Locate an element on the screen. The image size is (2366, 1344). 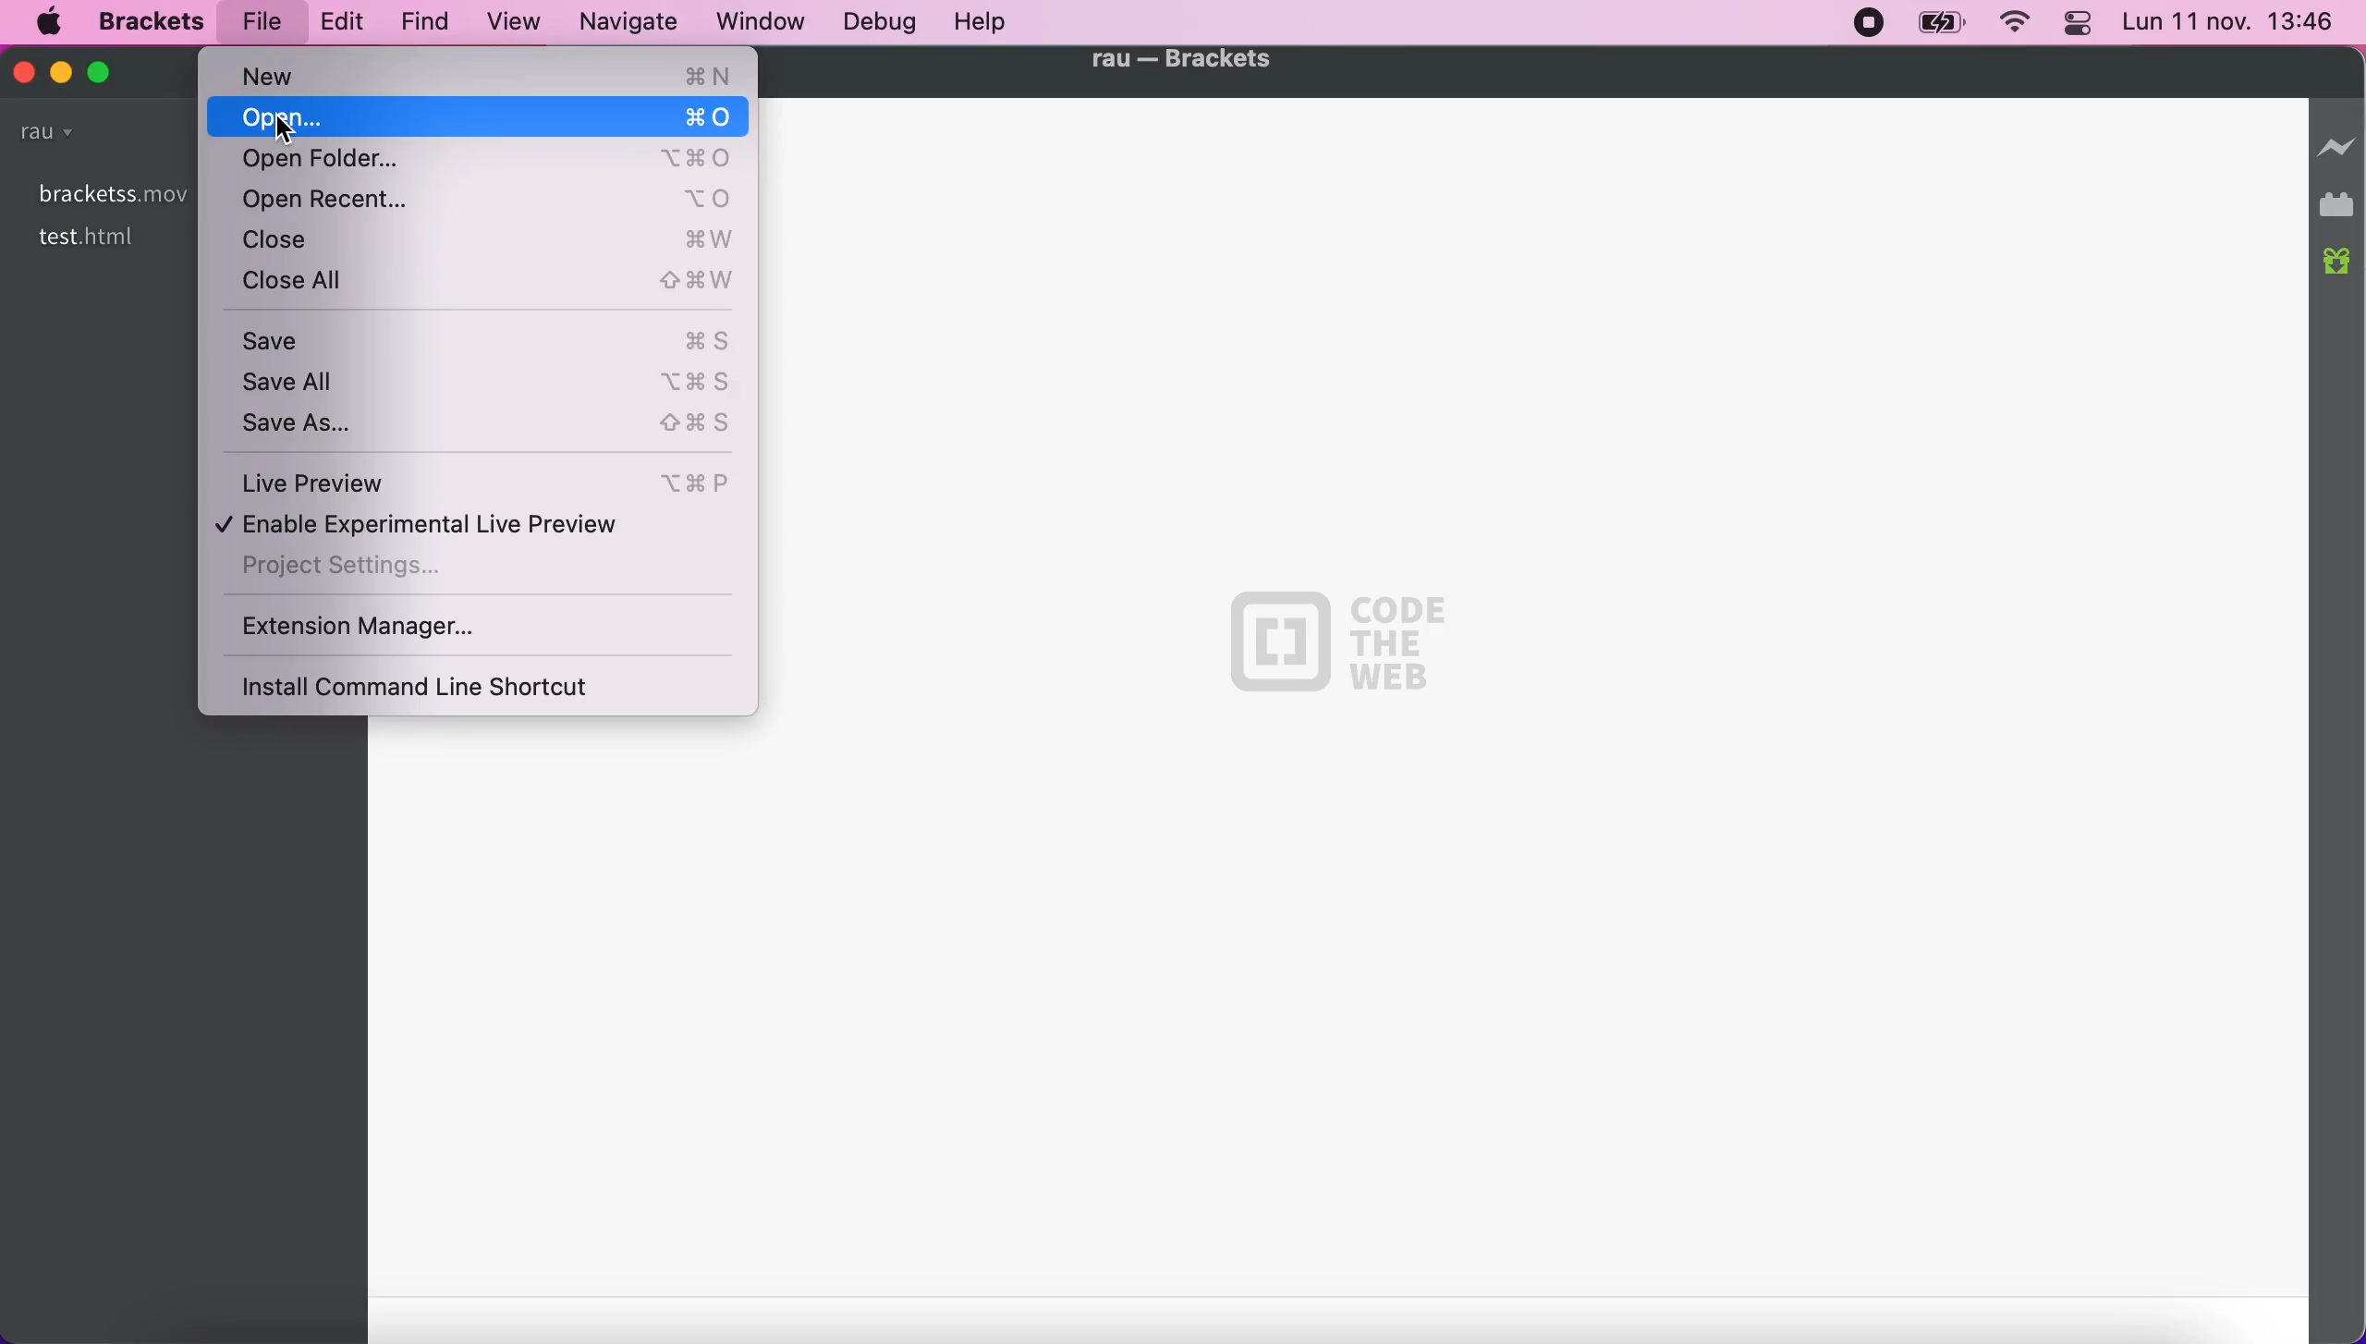
project settings is located at coordinates (374, 568).